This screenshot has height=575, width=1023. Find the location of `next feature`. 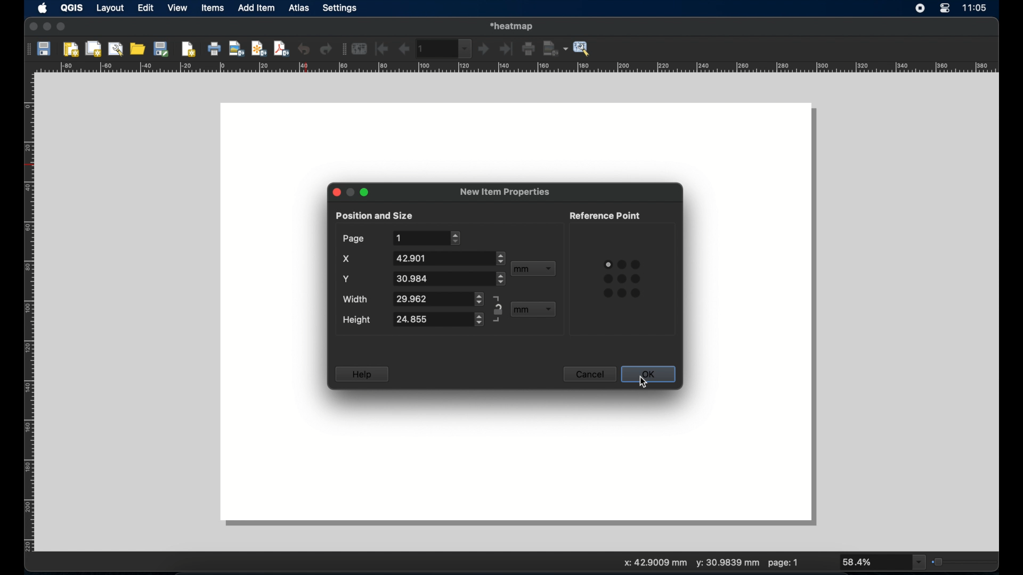

next feature is located at coordinates (484, 50).